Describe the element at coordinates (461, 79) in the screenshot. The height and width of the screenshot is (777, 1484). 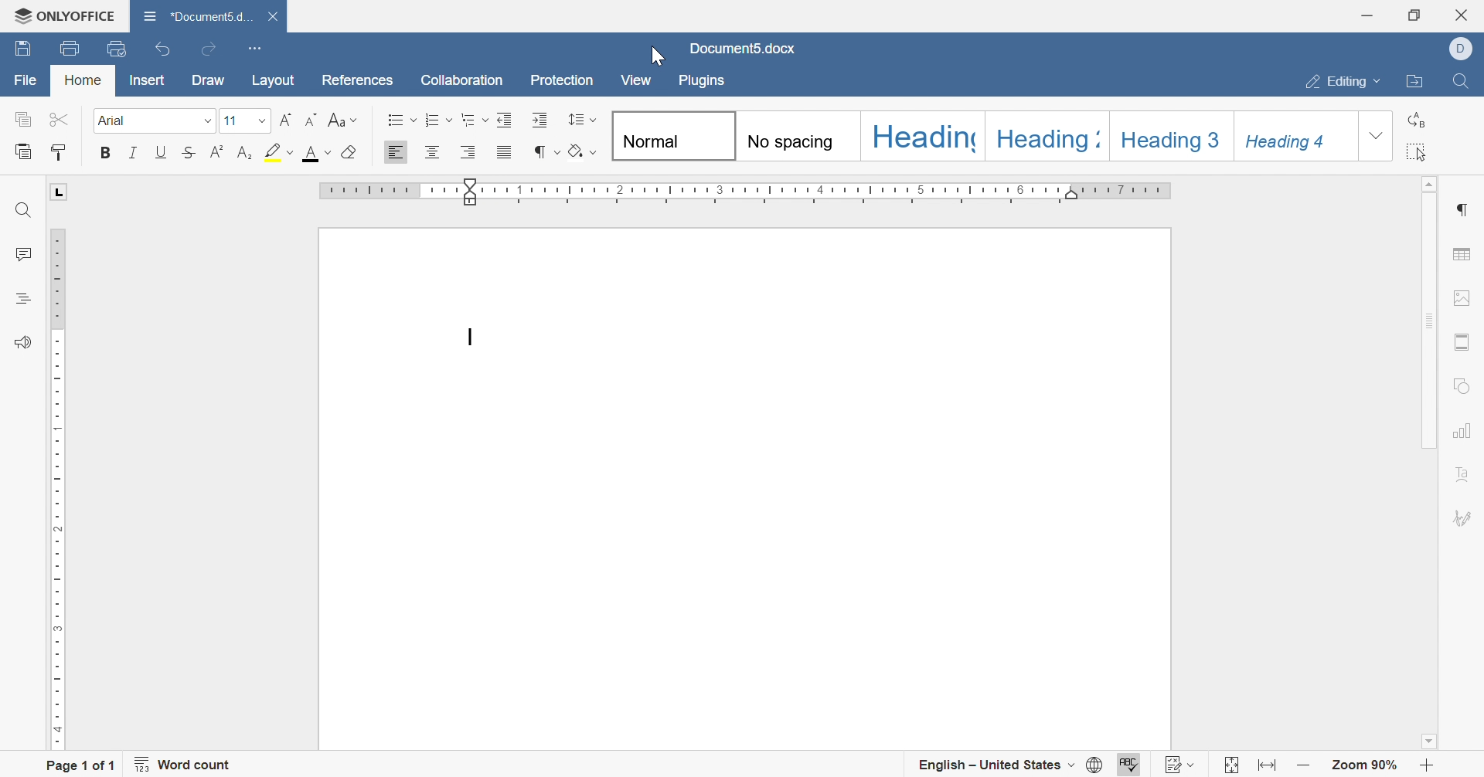
I see `collaboration` at that location.